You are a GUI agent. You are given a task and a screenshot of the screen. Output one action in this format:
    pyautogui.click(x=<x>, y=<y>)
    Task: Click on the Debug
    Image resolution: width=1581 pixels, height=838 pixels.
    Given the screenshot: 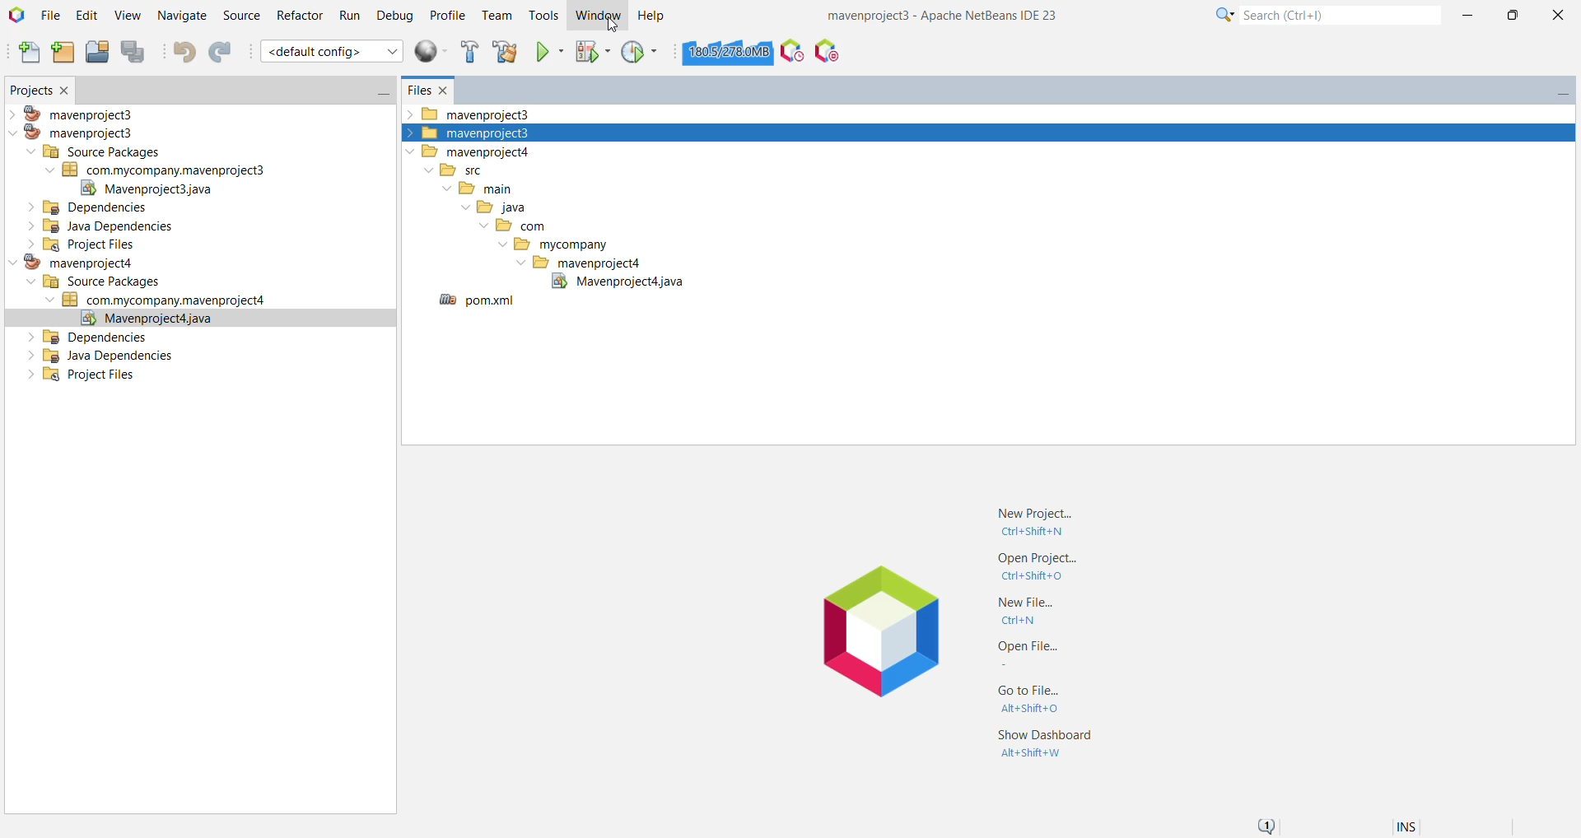 What is the action you would take?
    pyautogui.click(x=394, y=16)
    